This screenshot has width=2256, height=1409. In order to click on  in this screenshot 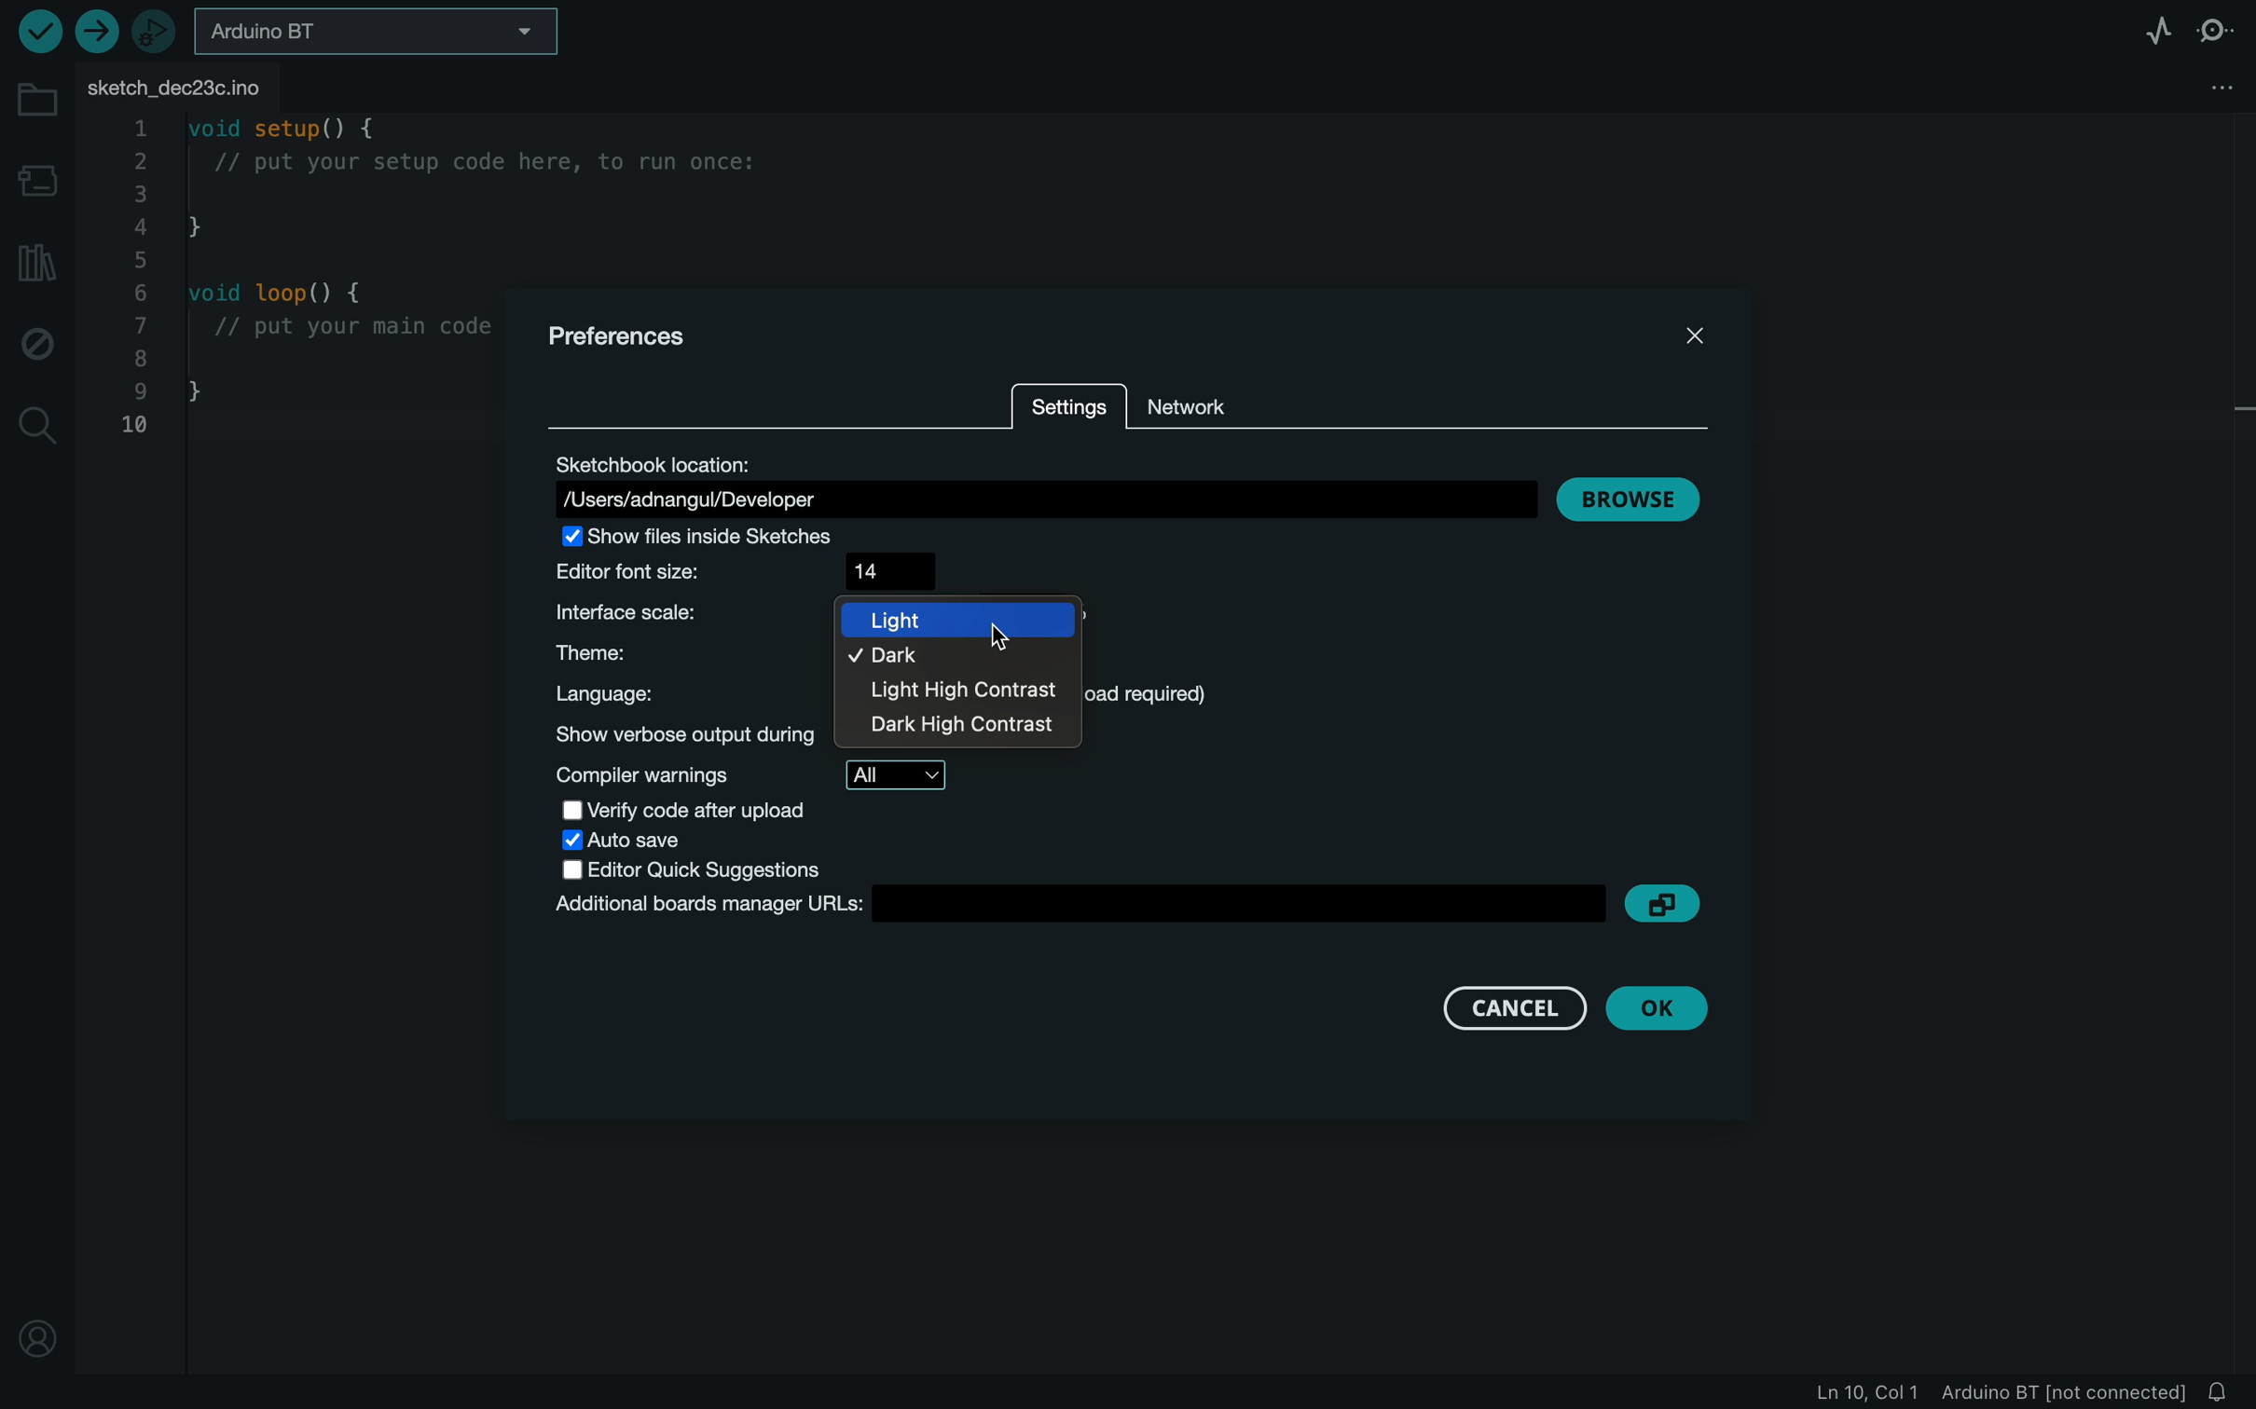, I will do `click(955, 728)`.